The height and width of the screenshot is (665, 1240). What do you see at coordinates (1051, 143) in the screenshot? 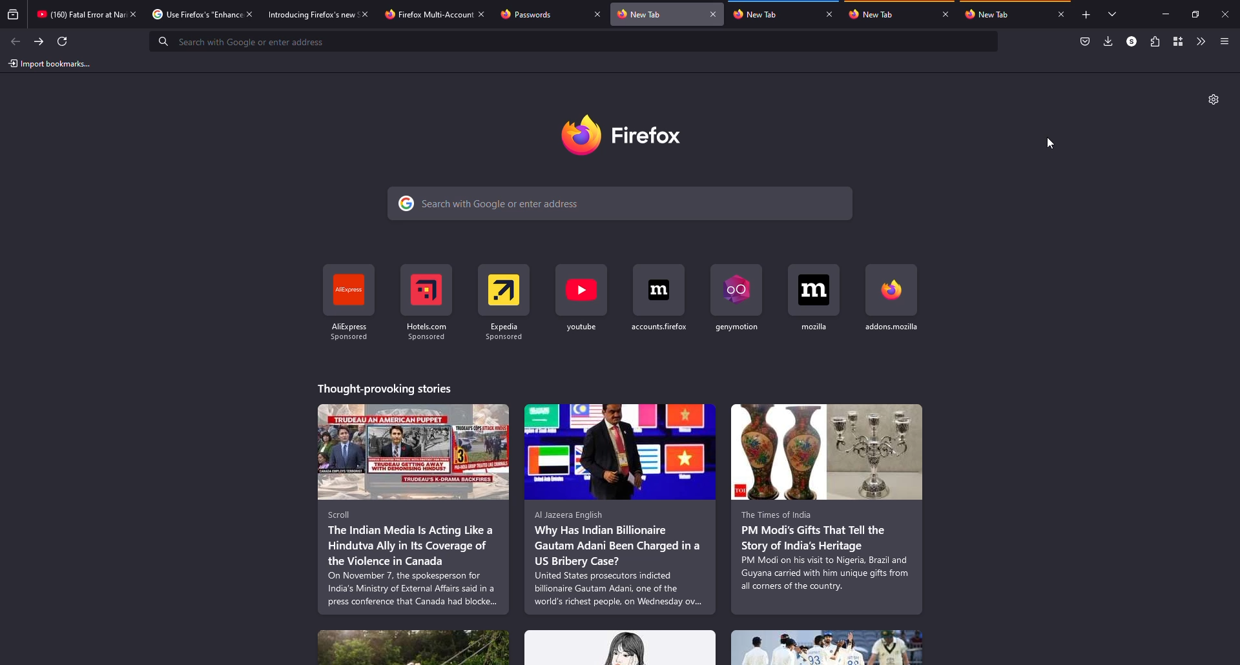
I see `cursor` at bounding box center [1051, 143].